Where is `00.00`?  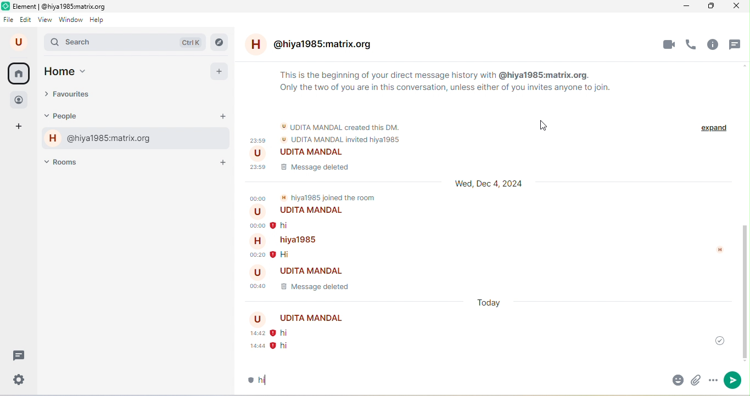 00.00 is located at coordinates (255, 224).